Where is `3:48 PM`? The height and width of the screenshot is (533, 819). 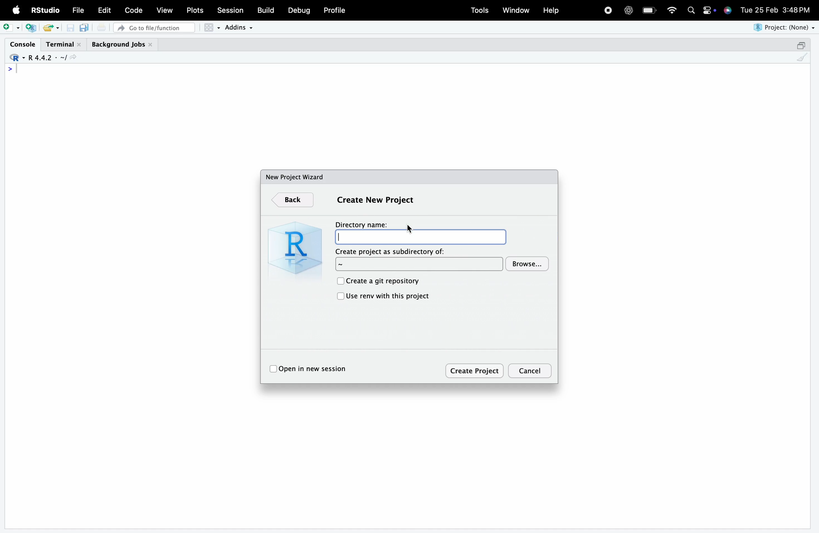 3:48 PM is located at coordinates (797, 9).